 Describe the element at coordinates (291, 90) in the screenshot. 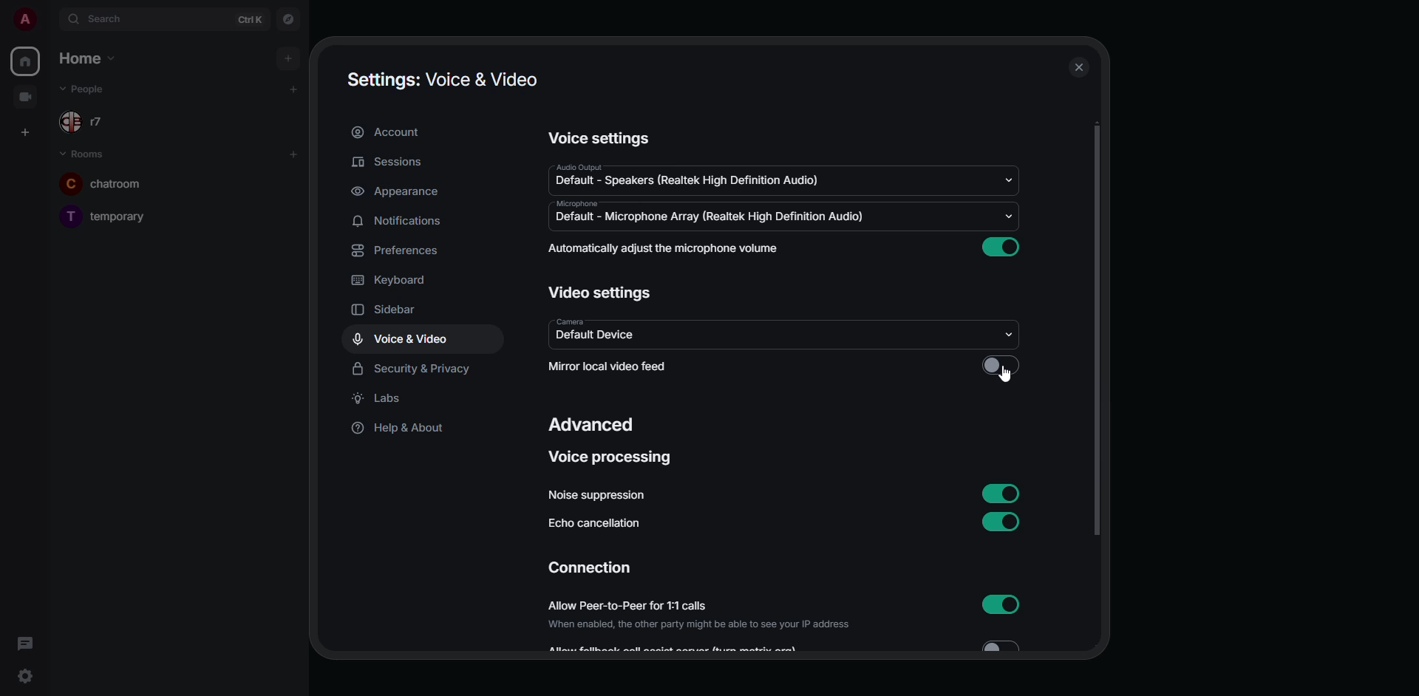

I see `add` at that location.